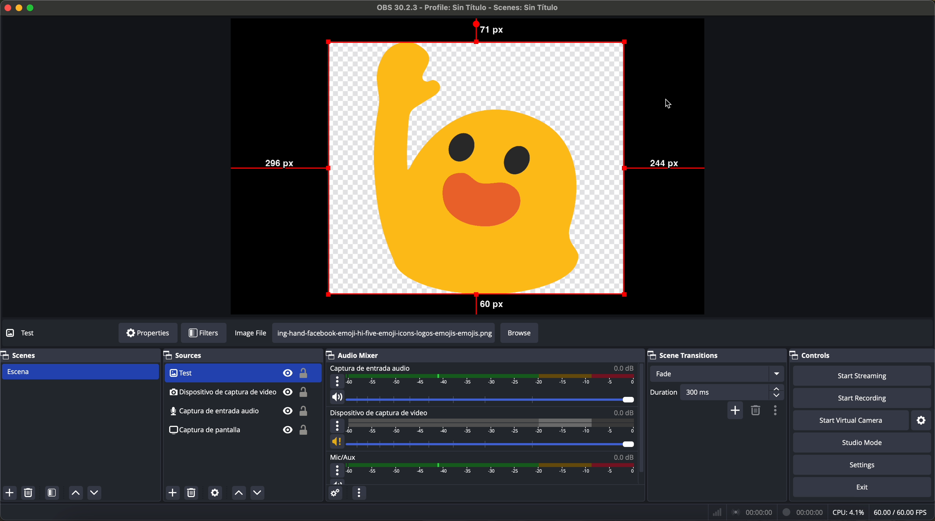  Describe the element at coordinates (238, 433) in the screenshot. I see `screenshot` at that location.